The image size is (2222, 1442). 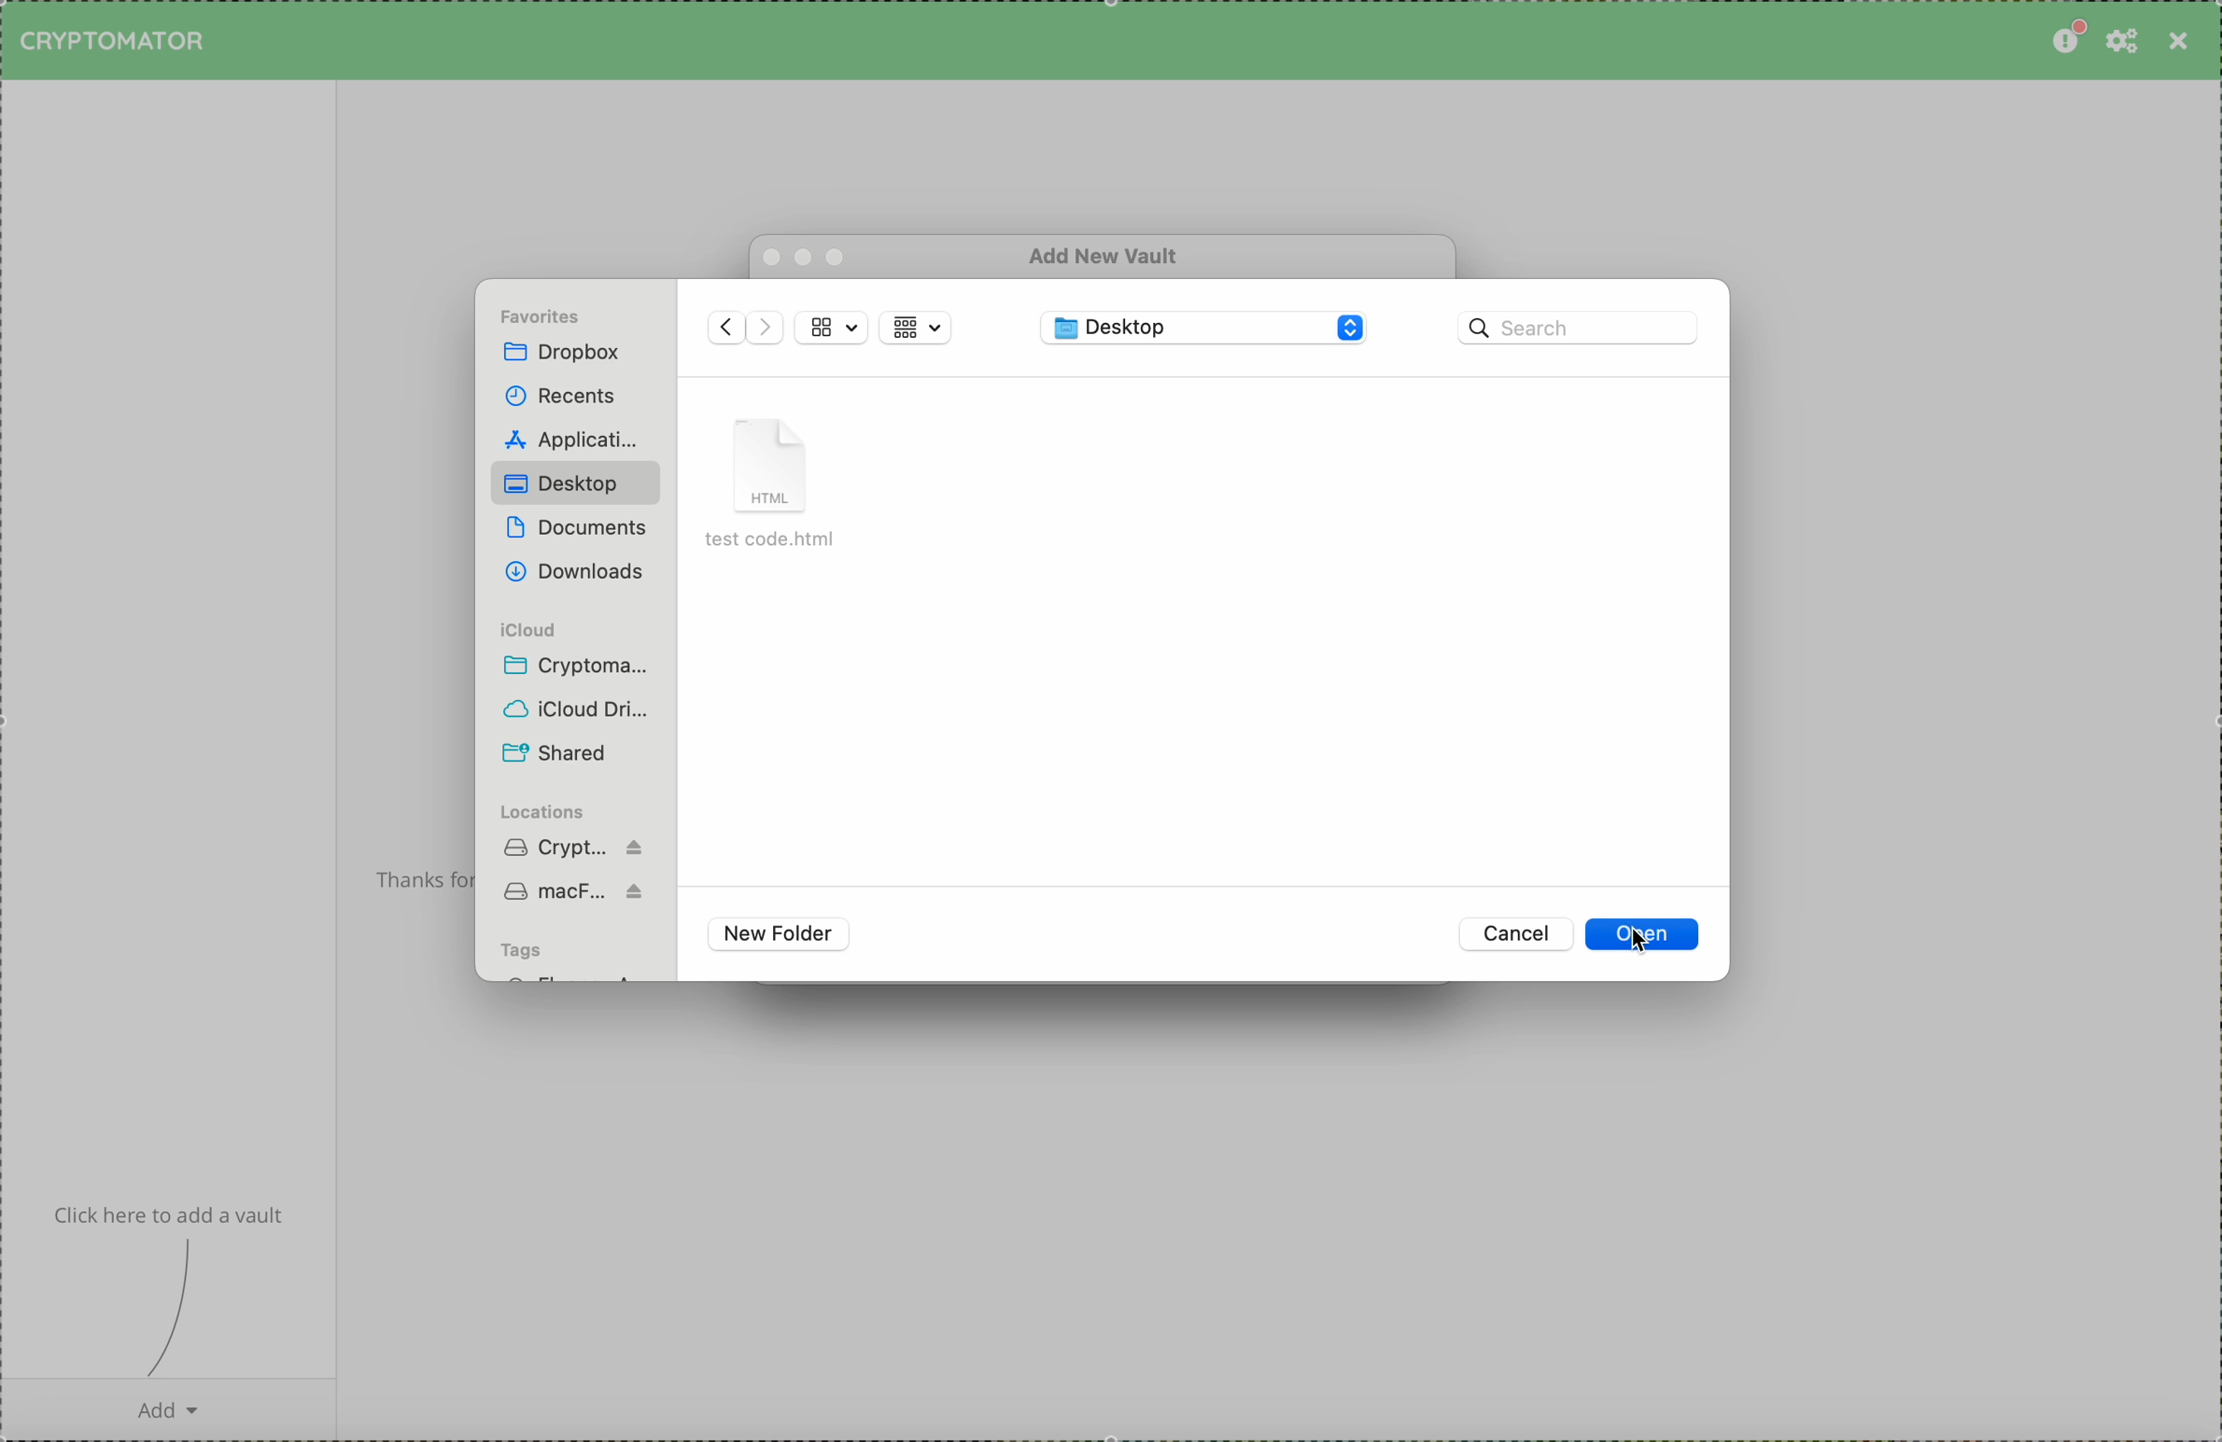 What do you see at coordinates (1583, 329) in the screenshot?
I see `search bar` at bounding box center [1583, 329].